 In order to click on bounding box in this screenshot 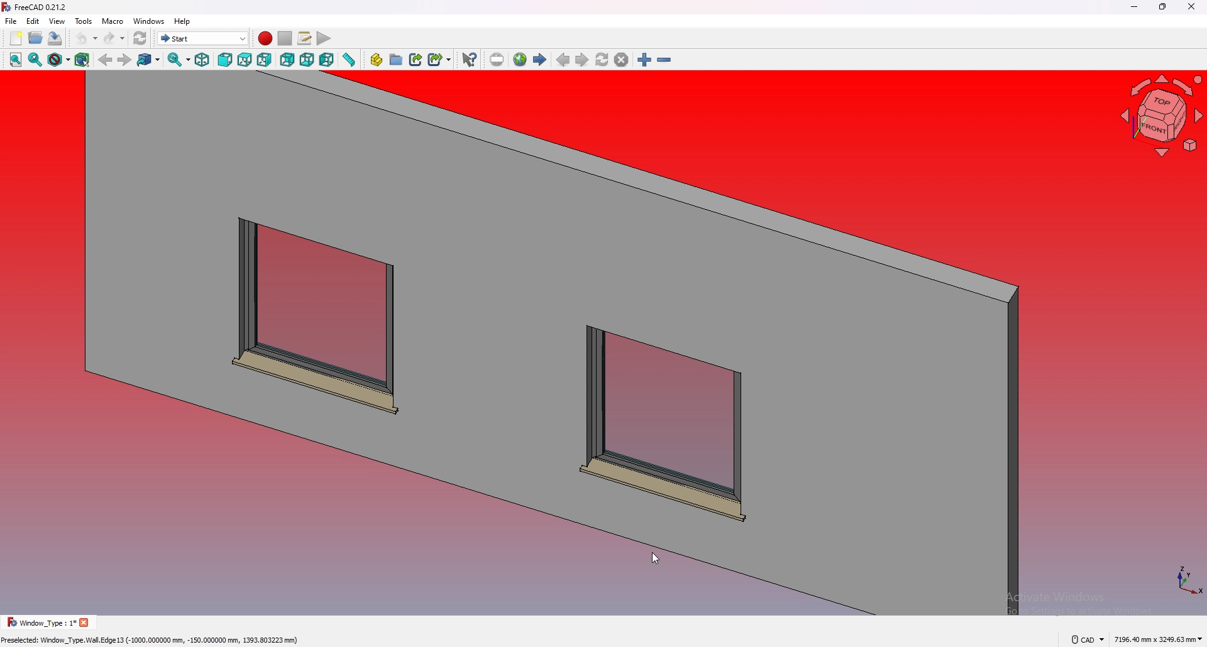, I will do `click(83, 60)`.